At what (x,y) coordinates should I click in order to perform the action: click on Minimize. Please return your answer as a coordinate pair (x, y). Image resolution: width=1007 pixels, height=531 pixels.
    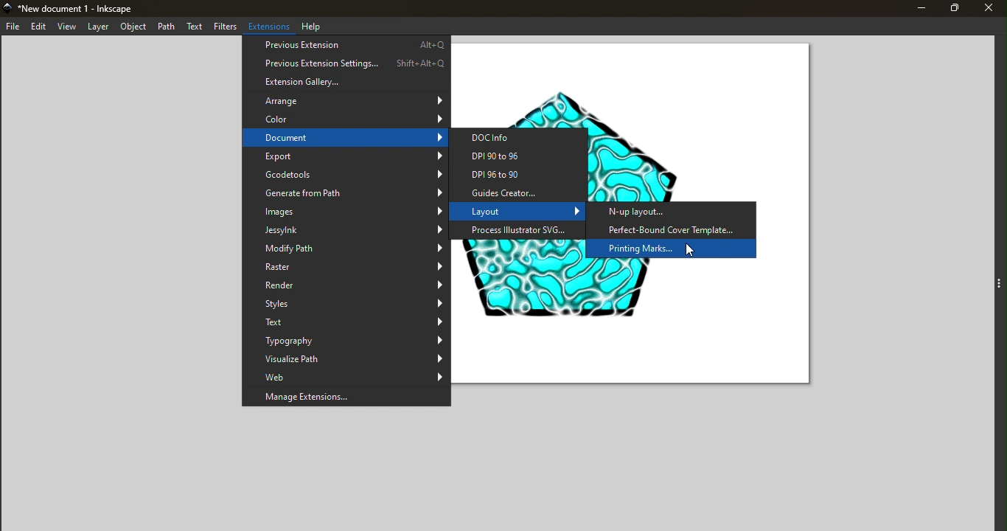
    Looking at the image, I should click on (914, 9).